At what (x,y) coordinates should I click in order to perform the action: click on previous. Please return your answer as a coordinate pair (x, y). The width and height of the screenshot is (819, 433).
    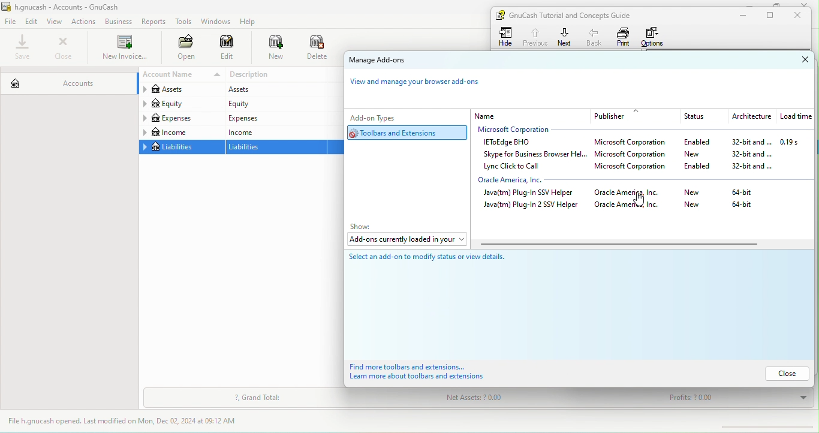
    Looking at the image, I should click on (534, 35).